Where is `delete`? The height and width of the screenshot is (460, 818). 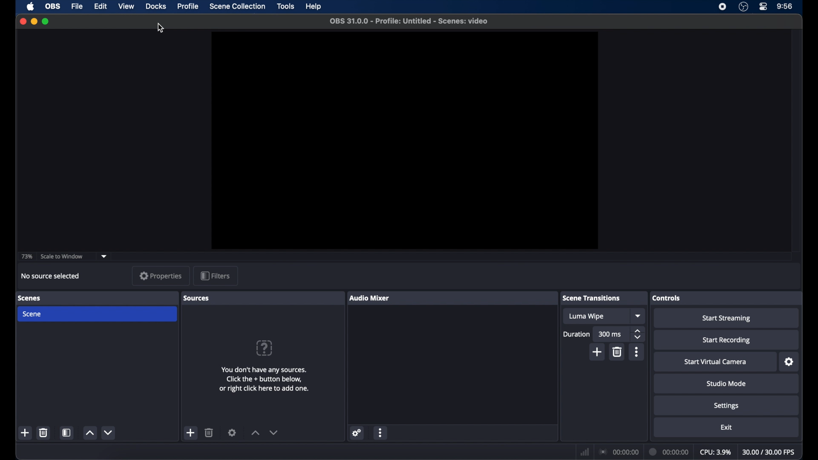 delete is located at coordinates (616, 352).